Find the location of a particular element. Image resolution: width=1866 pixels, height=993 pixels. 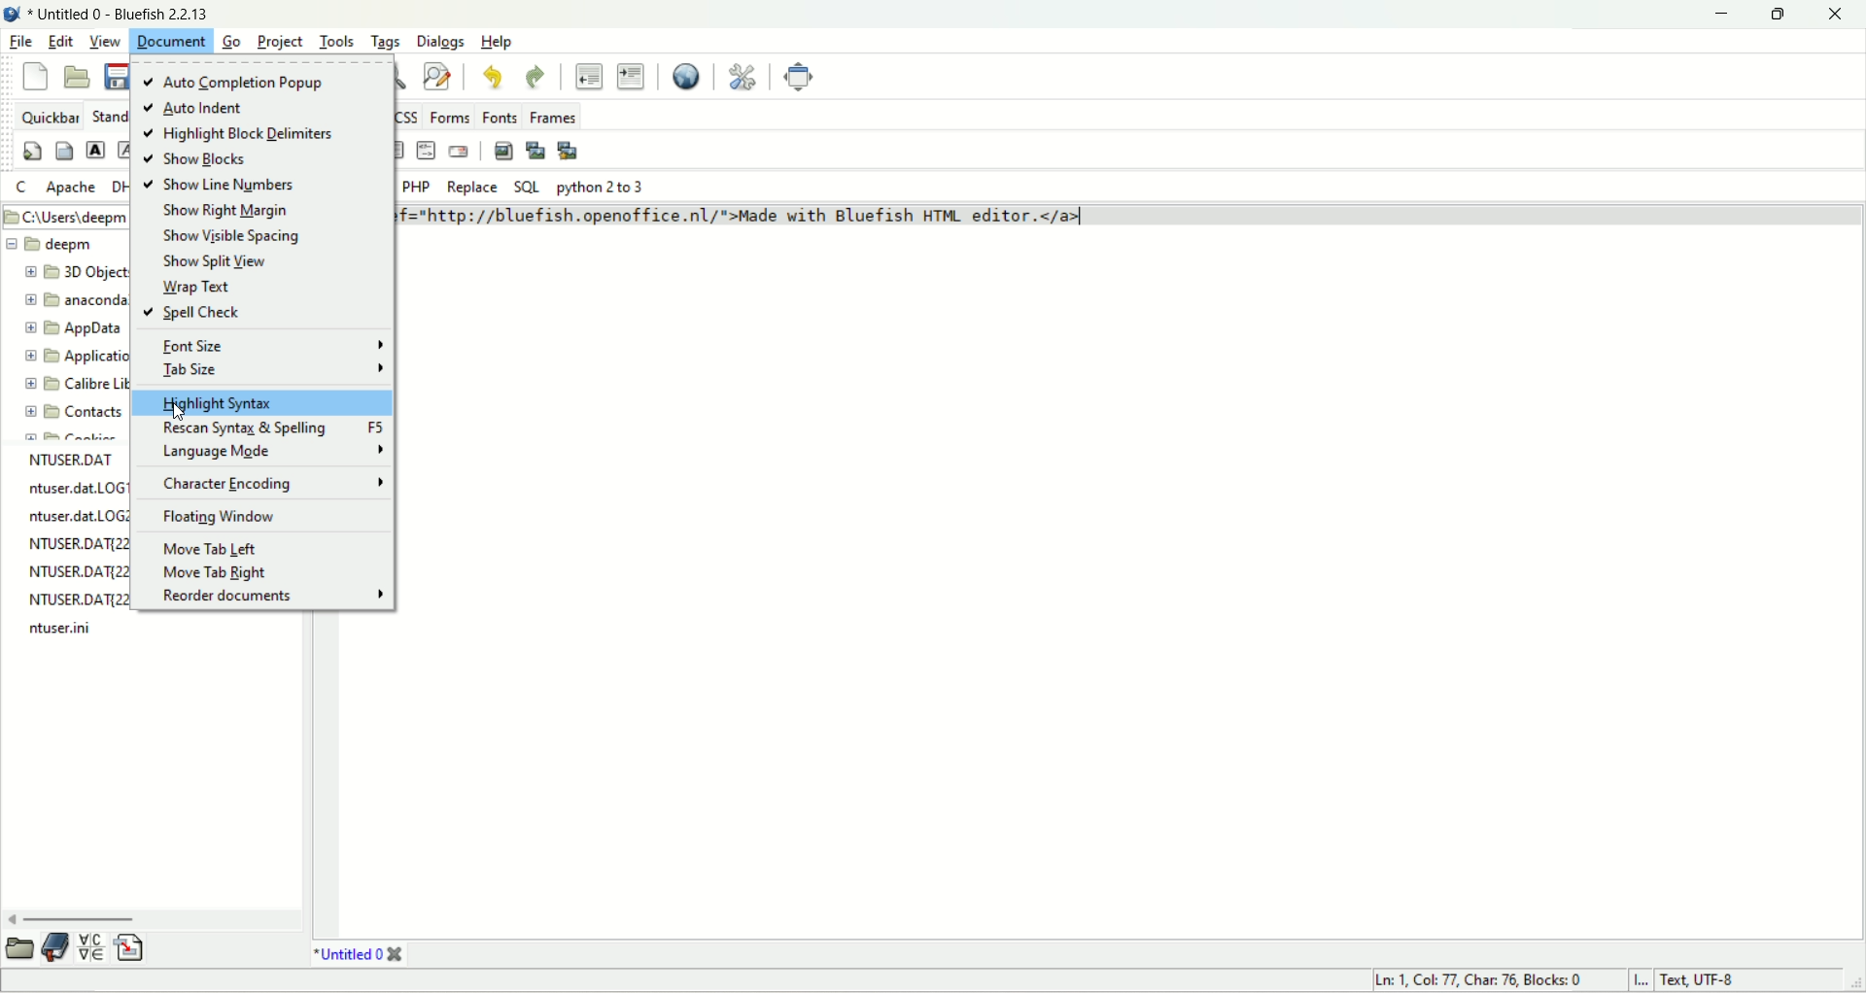

show blocks is located at coordinates (199, 159).